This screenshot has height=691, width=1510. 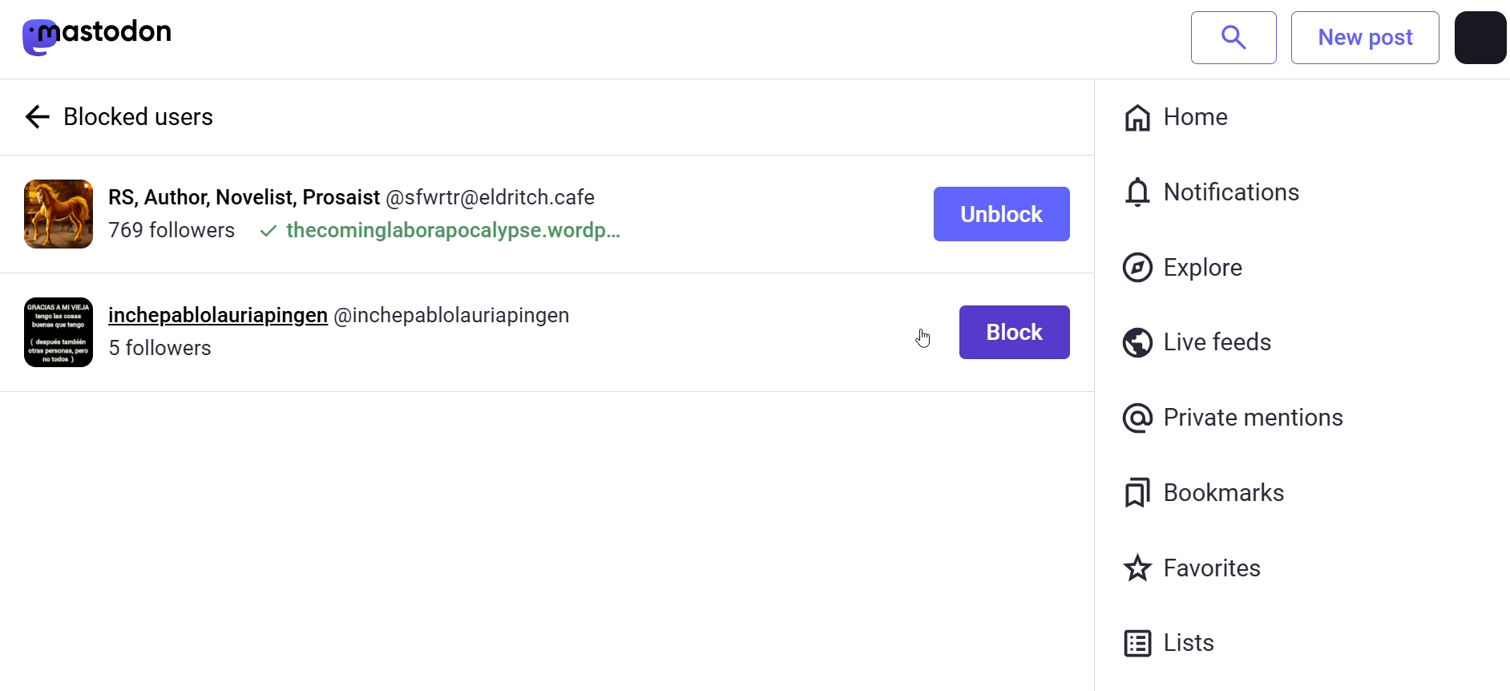 What do you see at coordinates (1480, 38) in the screenshot?
I see `profile picture` at bounding box center [1480, 38].